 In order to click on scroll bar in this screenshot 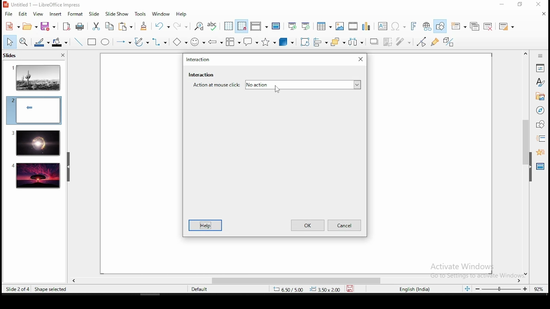, I will do `click(524, 163)`.